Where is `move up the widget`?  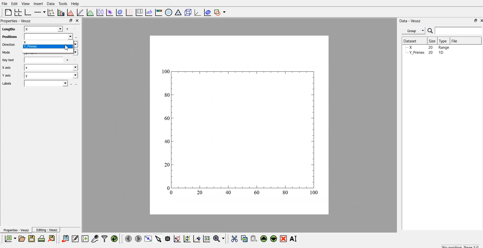 move up the widget is located at coordinates (263, 238).